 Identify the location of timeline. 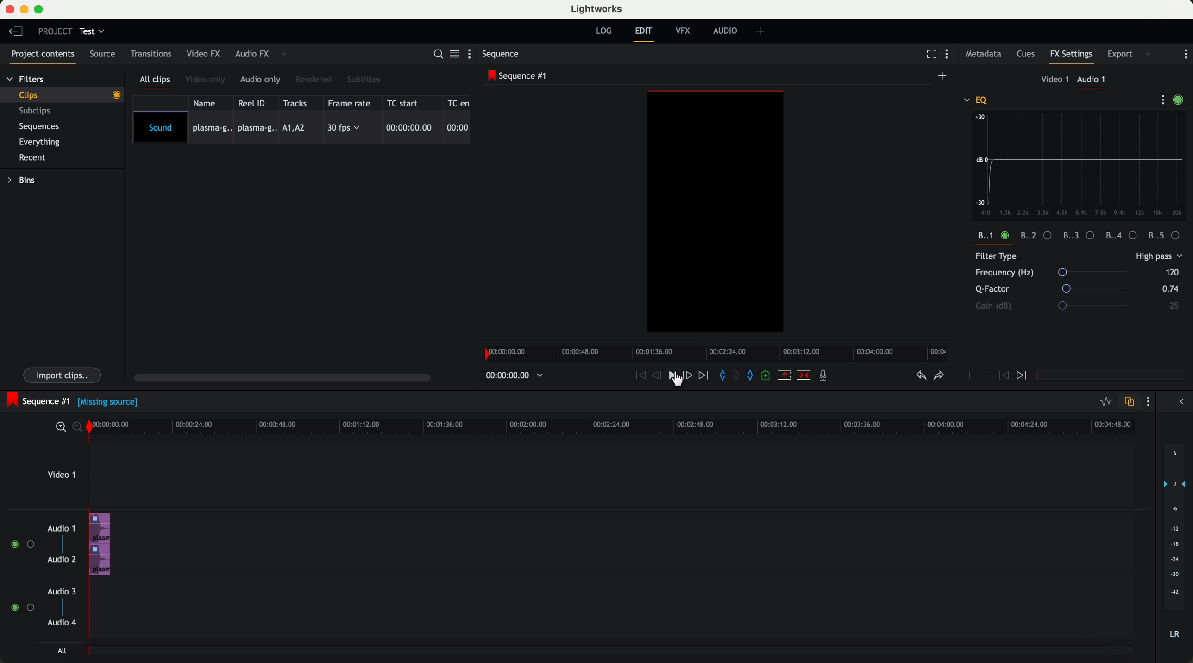
(719, 354).